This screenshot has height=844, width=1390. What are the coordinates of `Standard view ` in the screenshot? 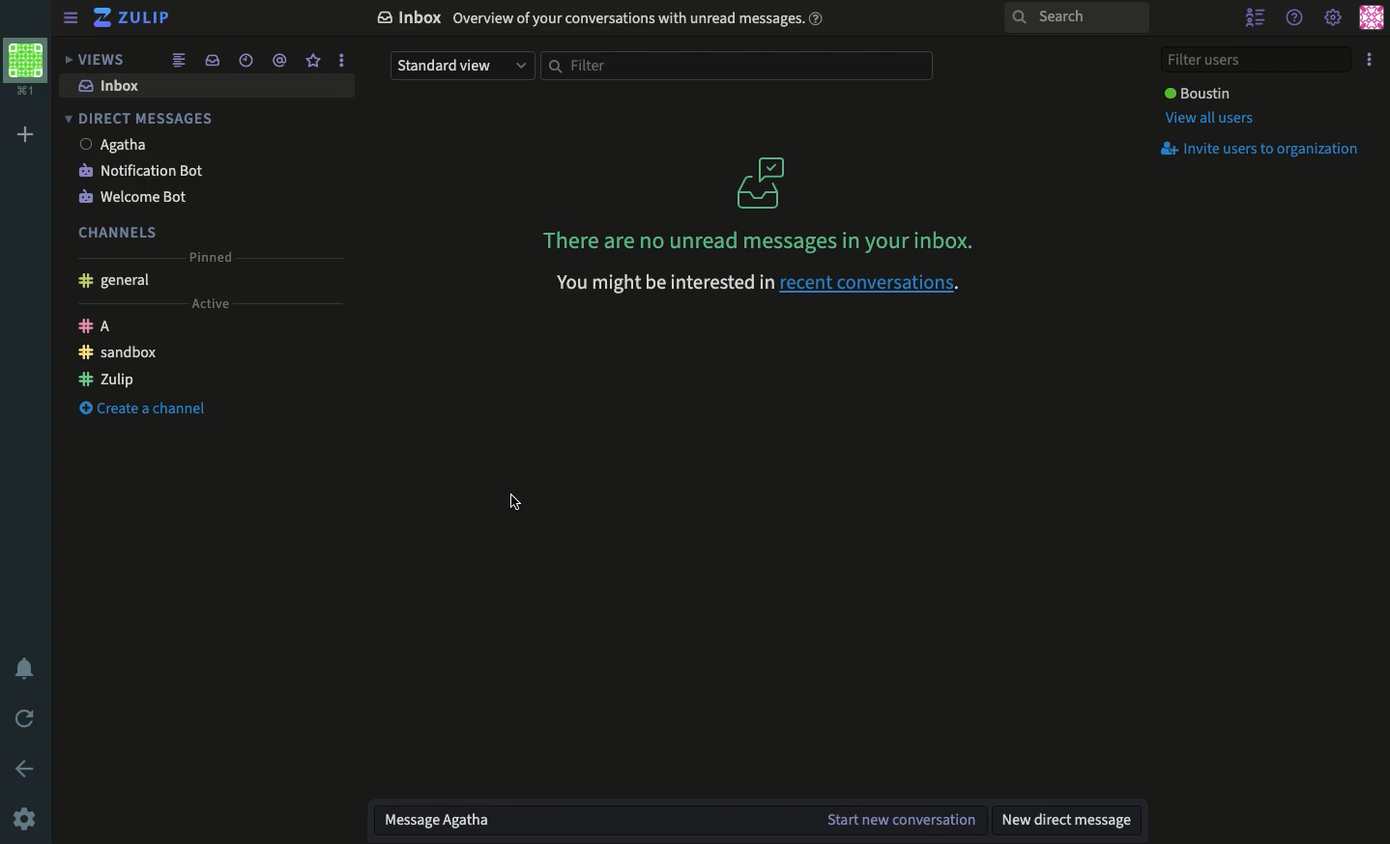 It's located at (461, 66).